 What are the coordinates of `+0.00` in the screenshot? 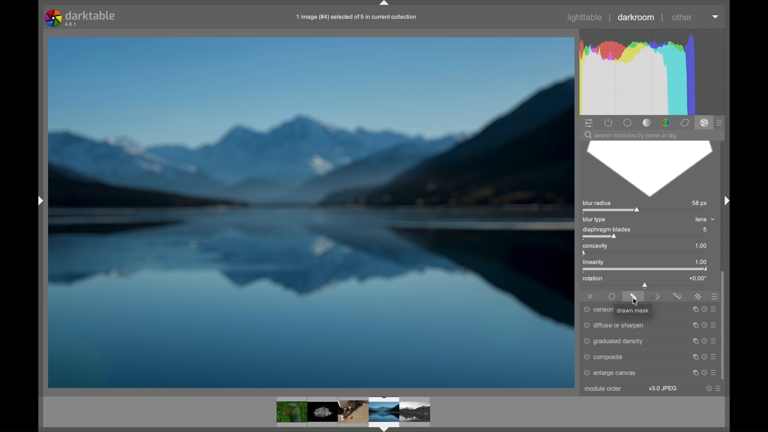 It's located at (698, 278).